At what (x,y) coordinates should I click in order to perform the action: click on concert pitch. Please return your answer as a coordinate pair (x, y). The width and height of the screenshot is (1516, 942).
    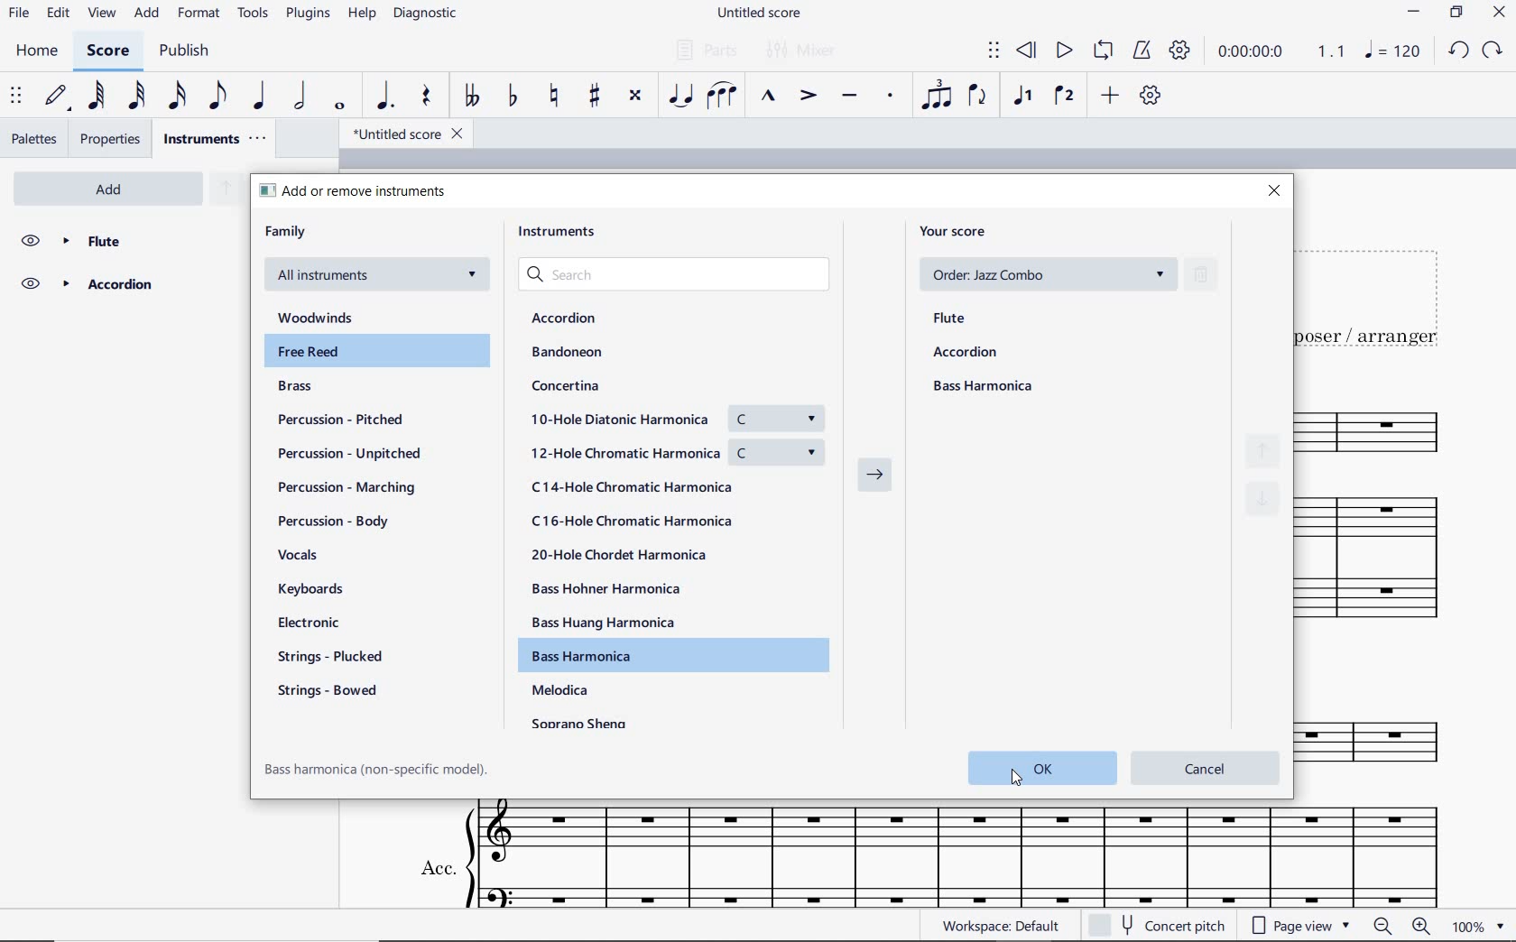
    Looking at the image, I should click on (1175, 927).